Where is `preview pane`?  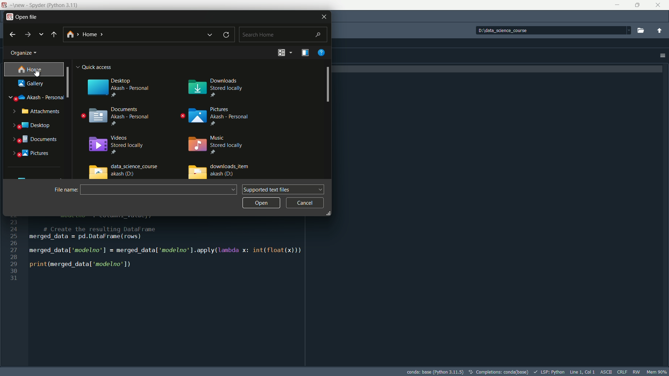
preview pane is located at coordinates (304, 53).